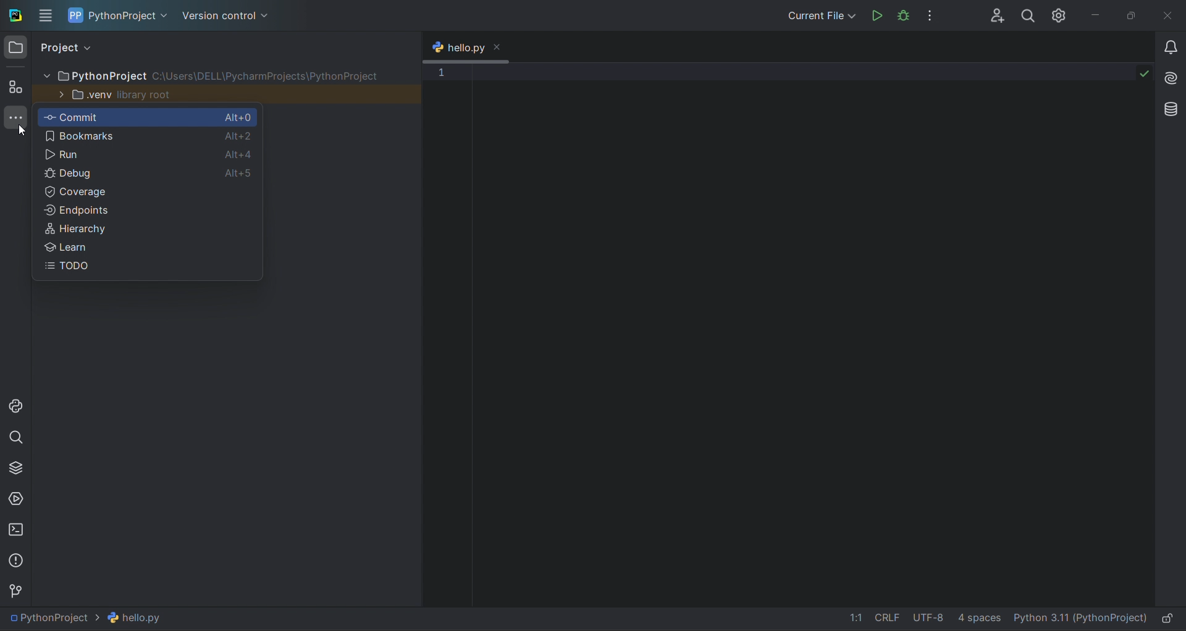  Describe the element at coordinates (75, 15) in the screenshot. I see `icon` at that location.